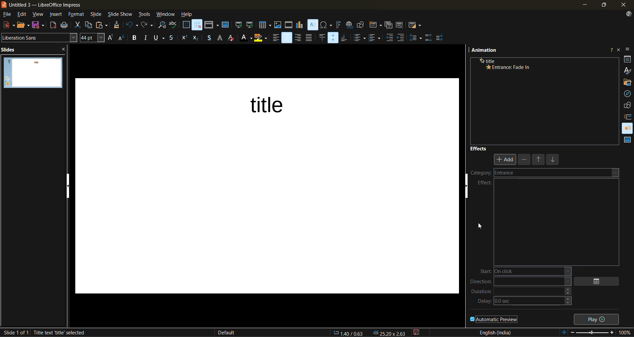  What do you see at coordinates (619, 49) in the screenshot?
I see `close sidebar deck` at bounding box center [619, 49].